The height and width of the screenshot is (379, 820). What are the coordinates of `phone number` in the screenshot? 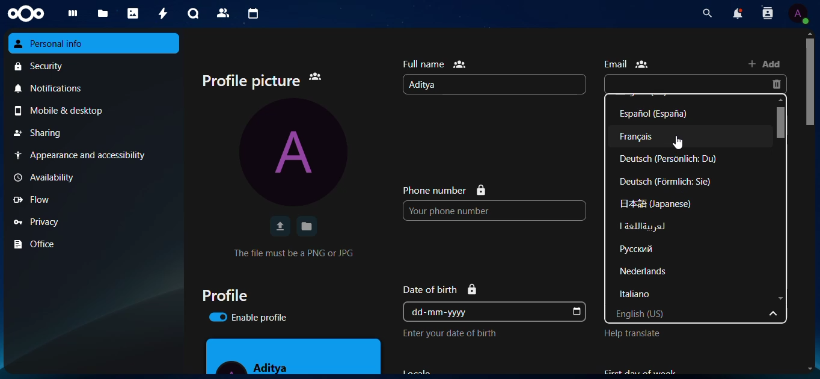 It's located at (444, 189).